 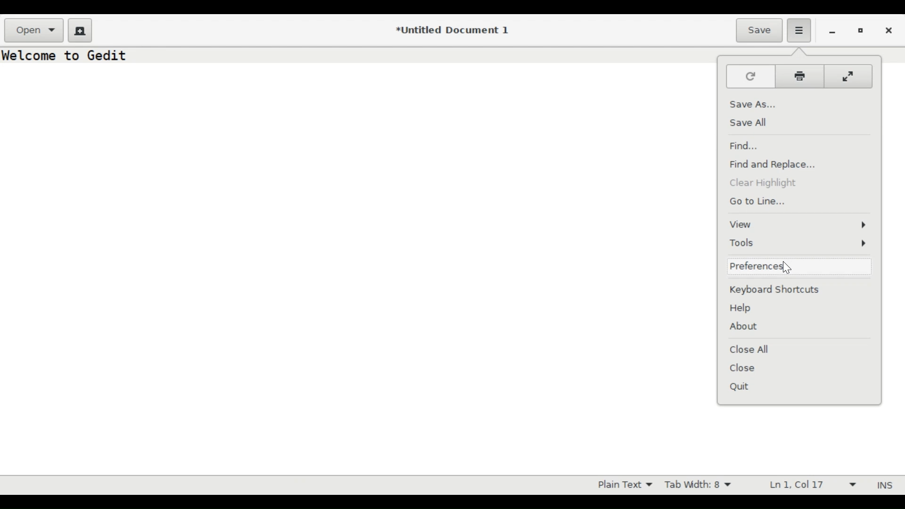 What do you see at coordinates (760, 31) in the screenshot?
I see `Save` at bounding box center [760, 31].